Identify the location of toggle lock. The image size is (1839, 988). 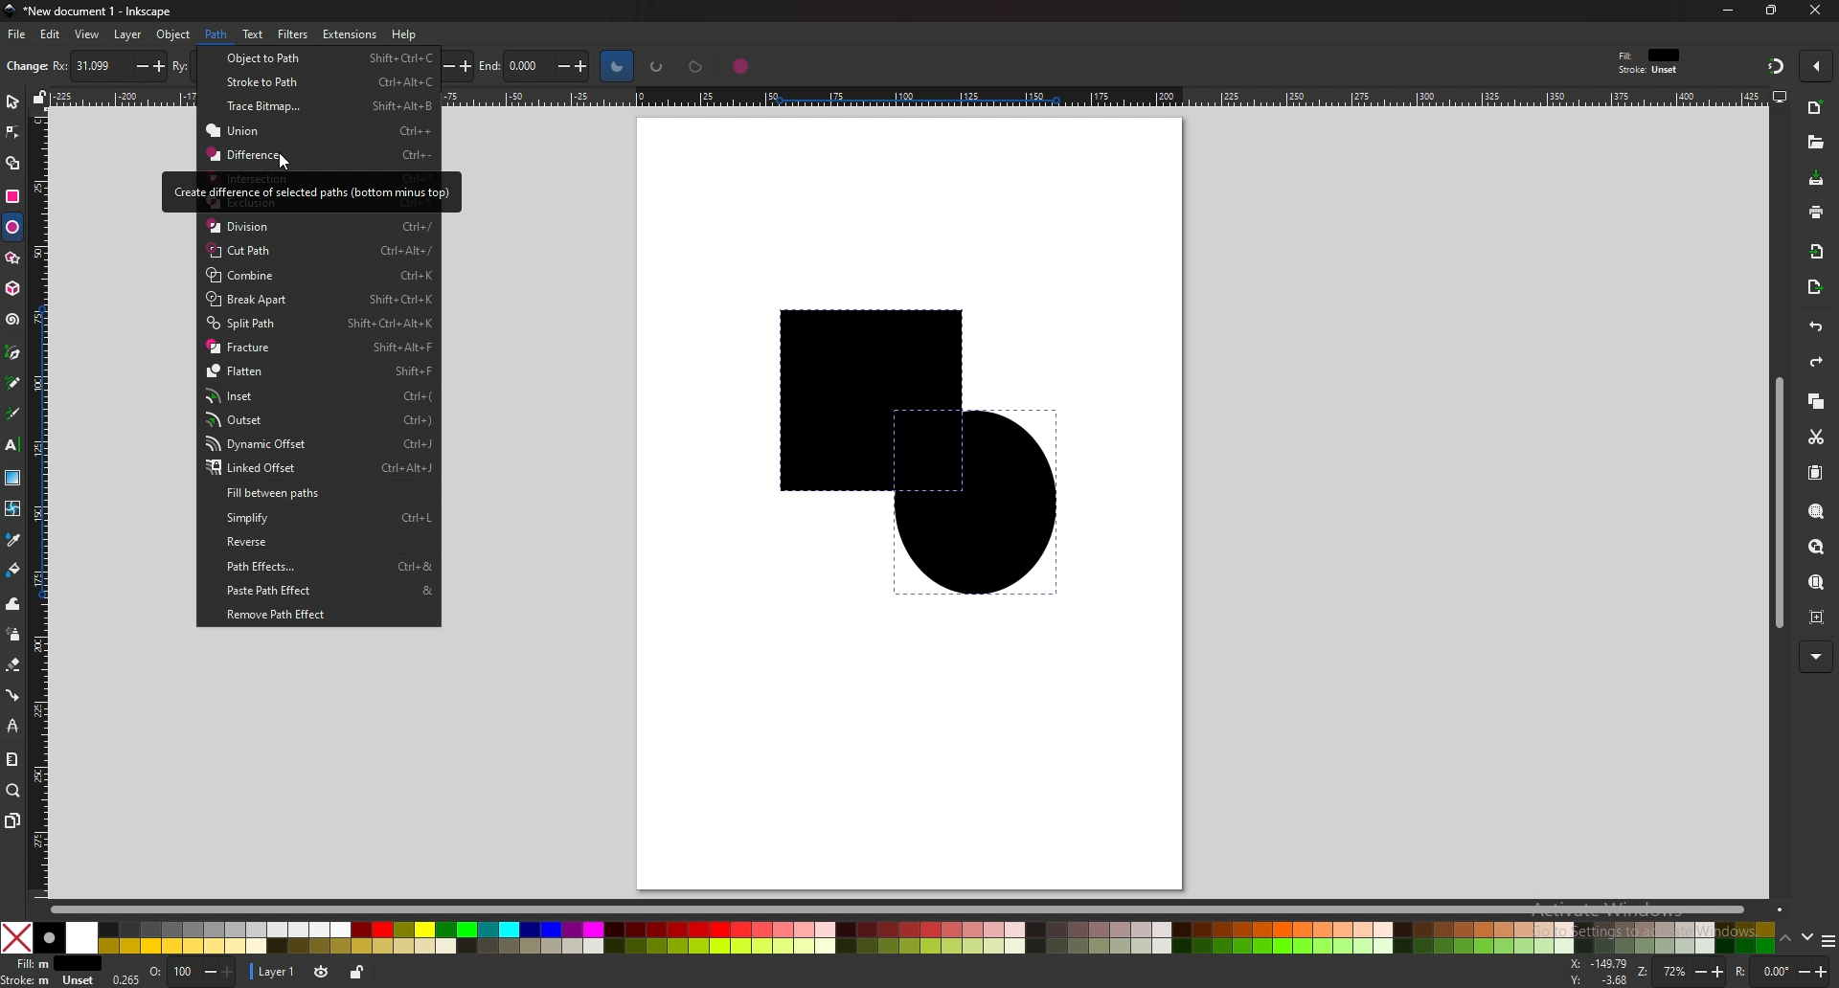
(354, 972).